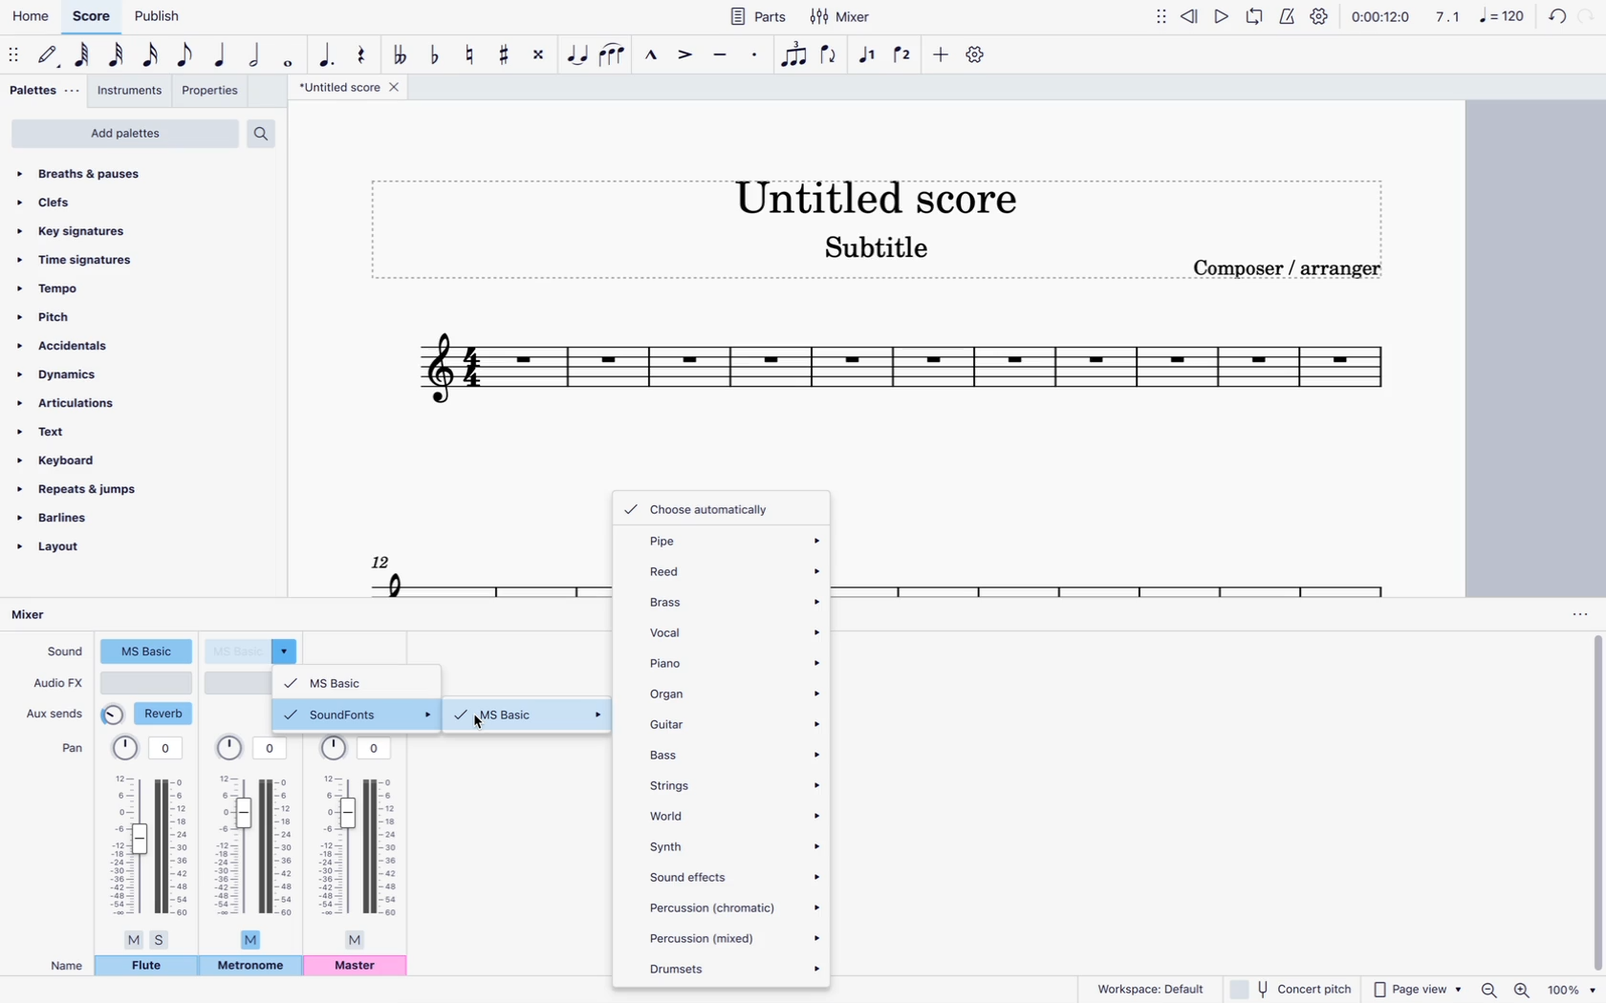 Image resolution: width=1606 pixels, height=1003 pixels. Describe the element at coordinates (214, 94) in the screenshot. I see `properties` at that location.